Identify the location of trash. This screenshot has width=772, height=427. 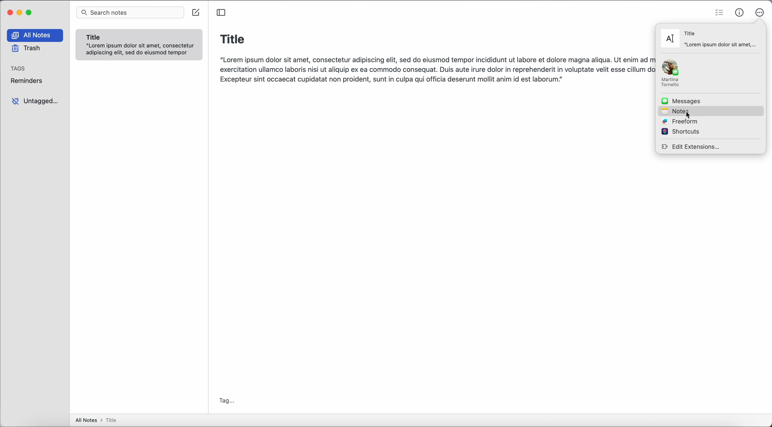
(25, 49).